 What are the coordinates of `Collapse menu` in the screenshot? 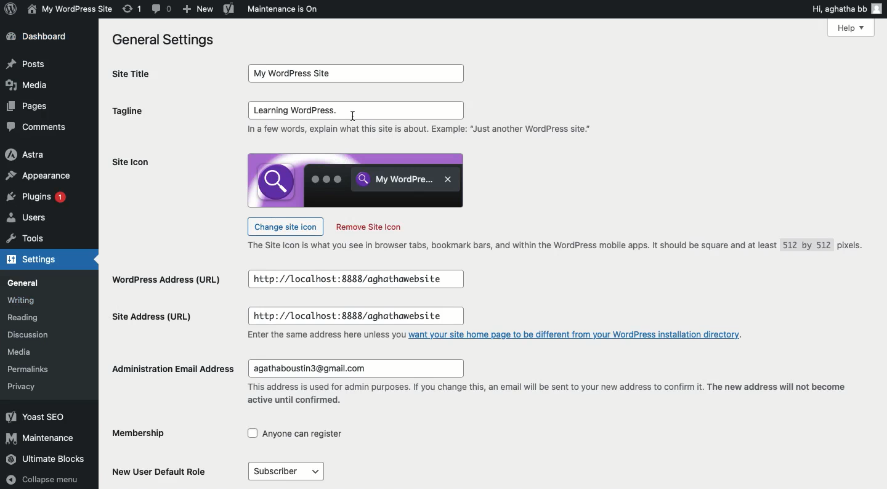 It's located at (44, 480).